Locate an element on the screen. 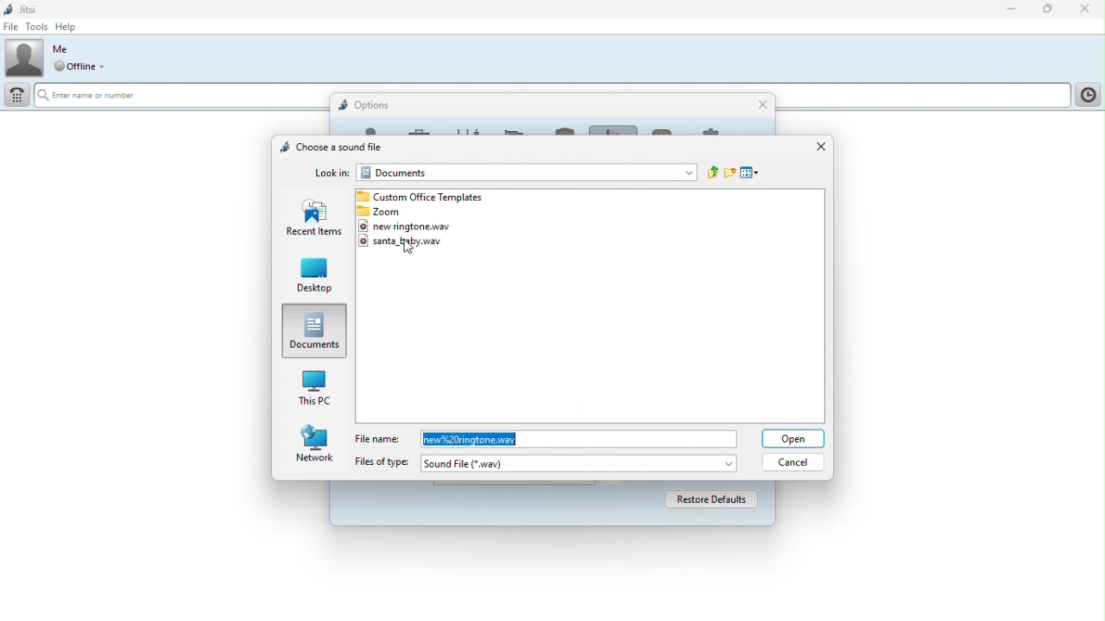  file name is located at coordinates (578, 439).